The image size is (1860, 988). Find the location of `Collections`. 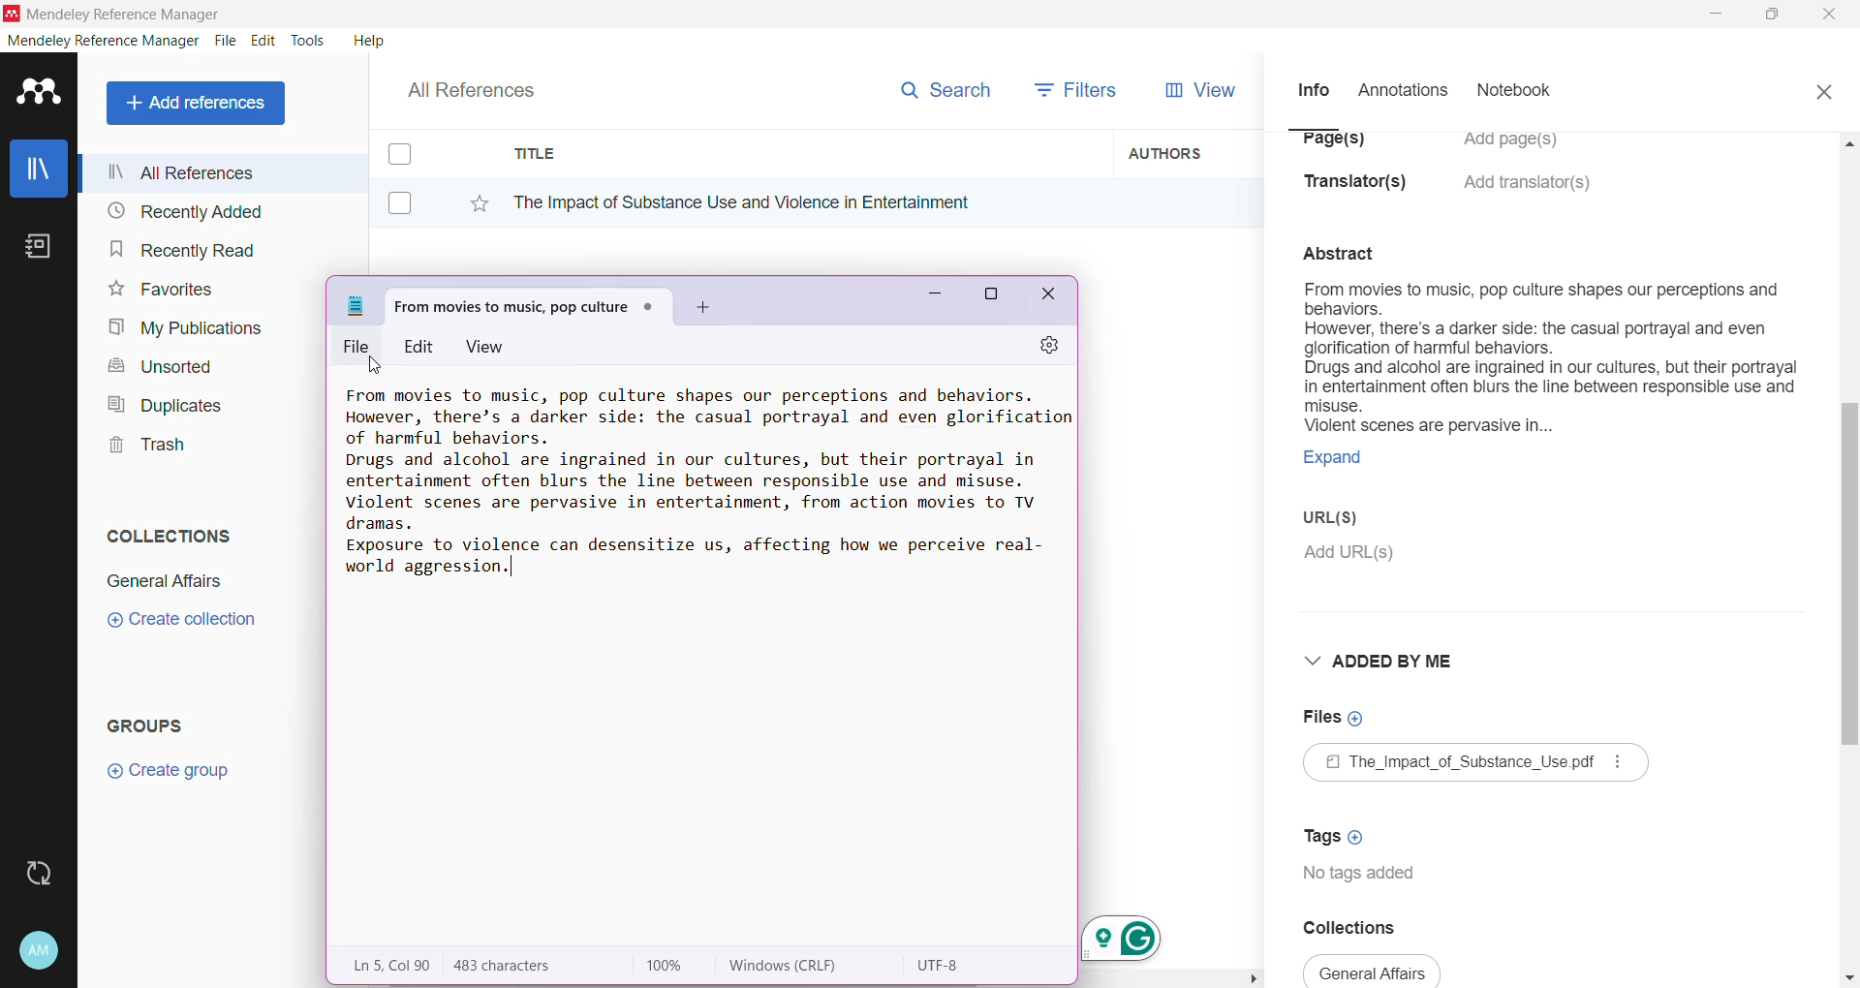

Collections is located at coordinates (1364, 927).